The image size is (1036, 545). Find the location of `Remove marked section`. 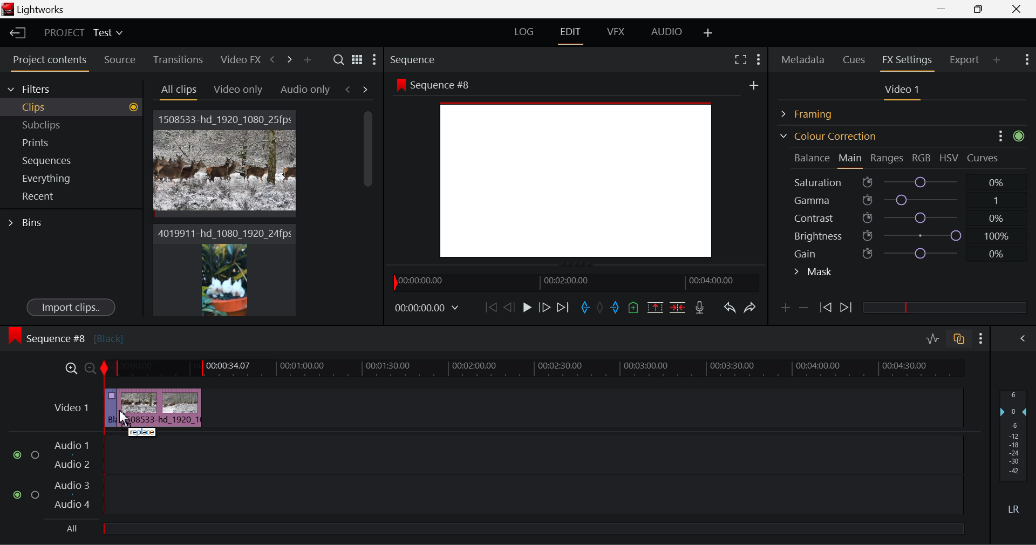

Remove marked section is located at coordinates (655, 306).